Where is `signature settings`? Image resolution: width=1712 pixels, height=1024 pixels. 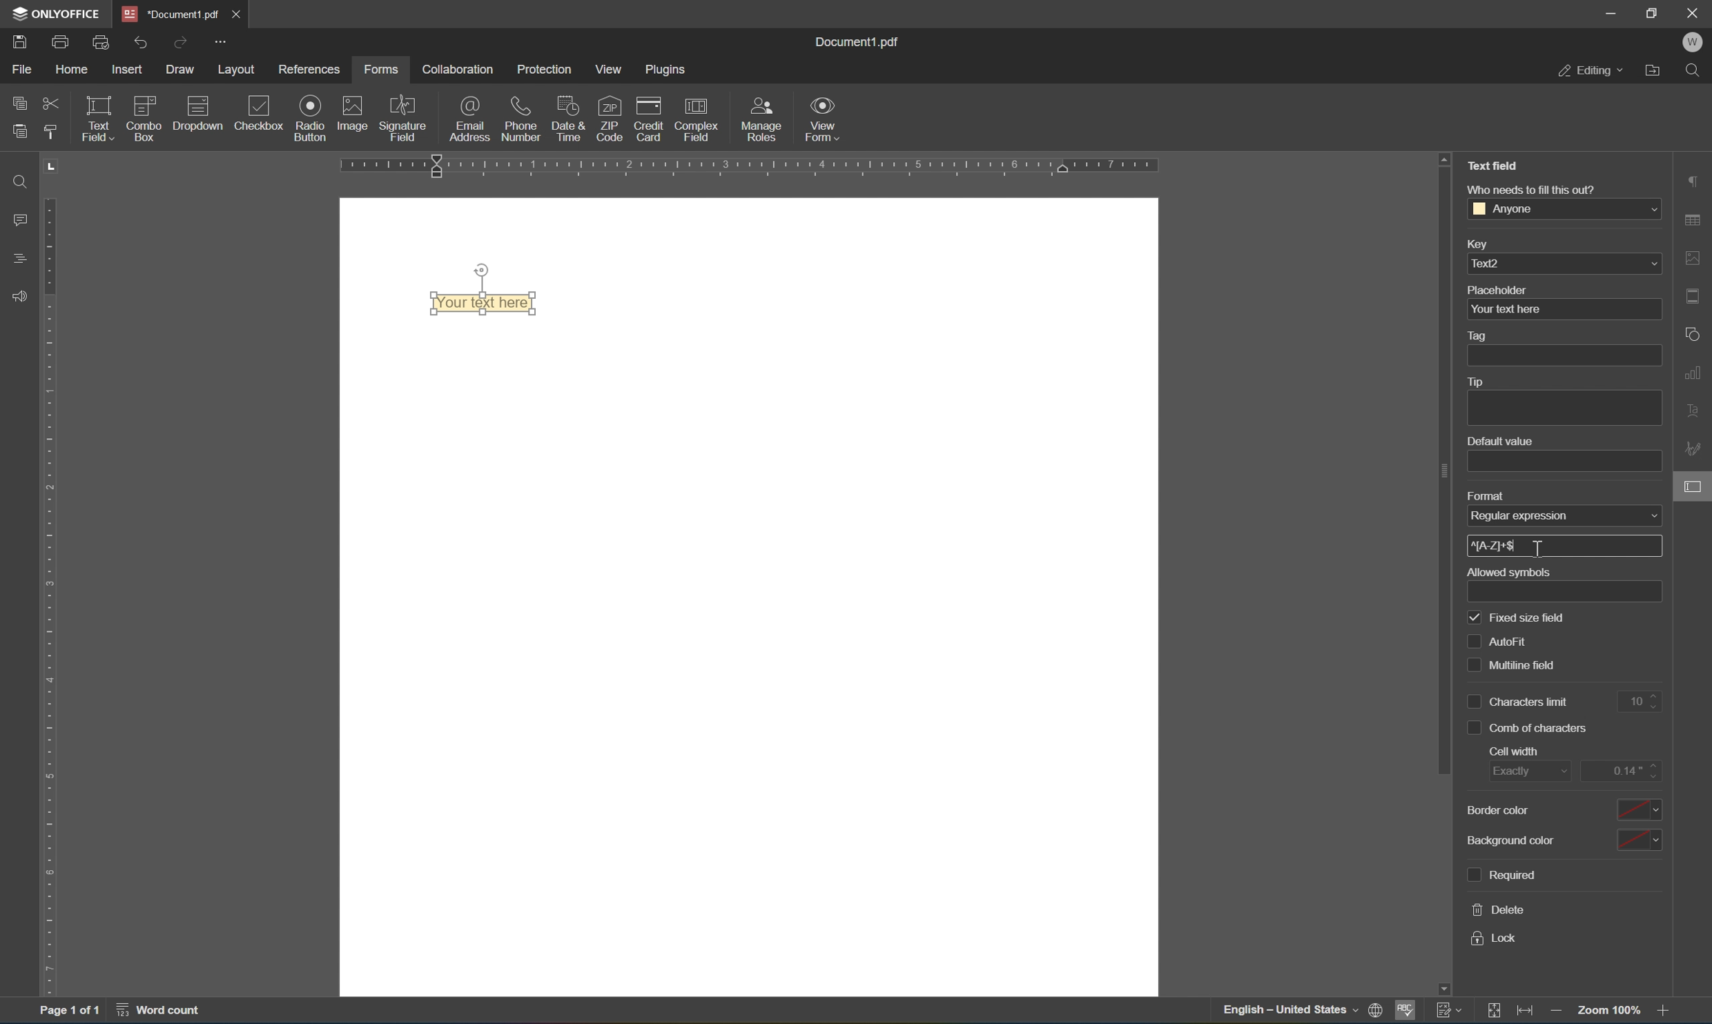
signature settings is located at coordinates (1693, 444).